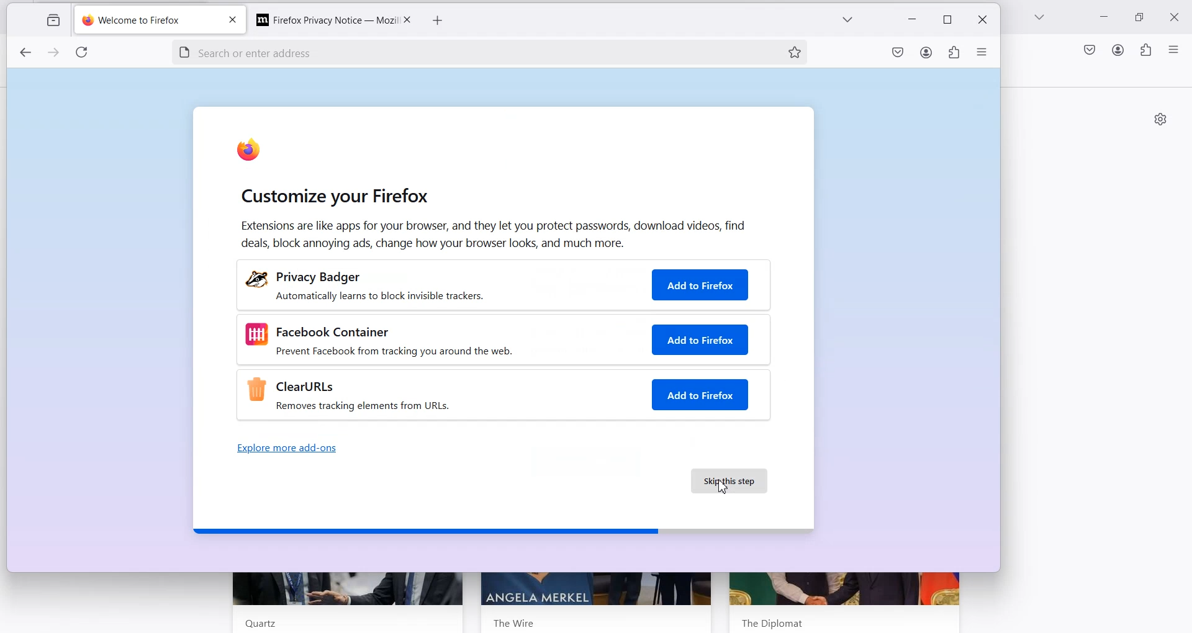  Describe the element at coordinates (1185, 155) in the screenshot. I see `vertical scrollbar` at that location.